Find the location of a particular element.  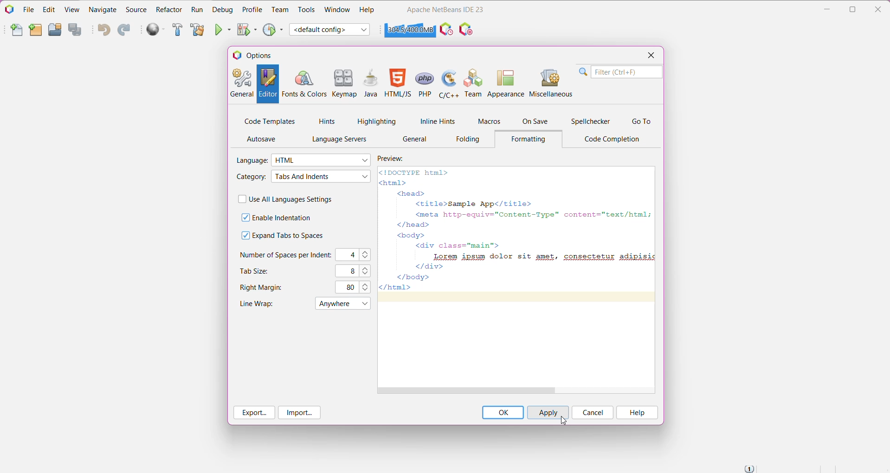

</html> is located at coordinates (396, 288).